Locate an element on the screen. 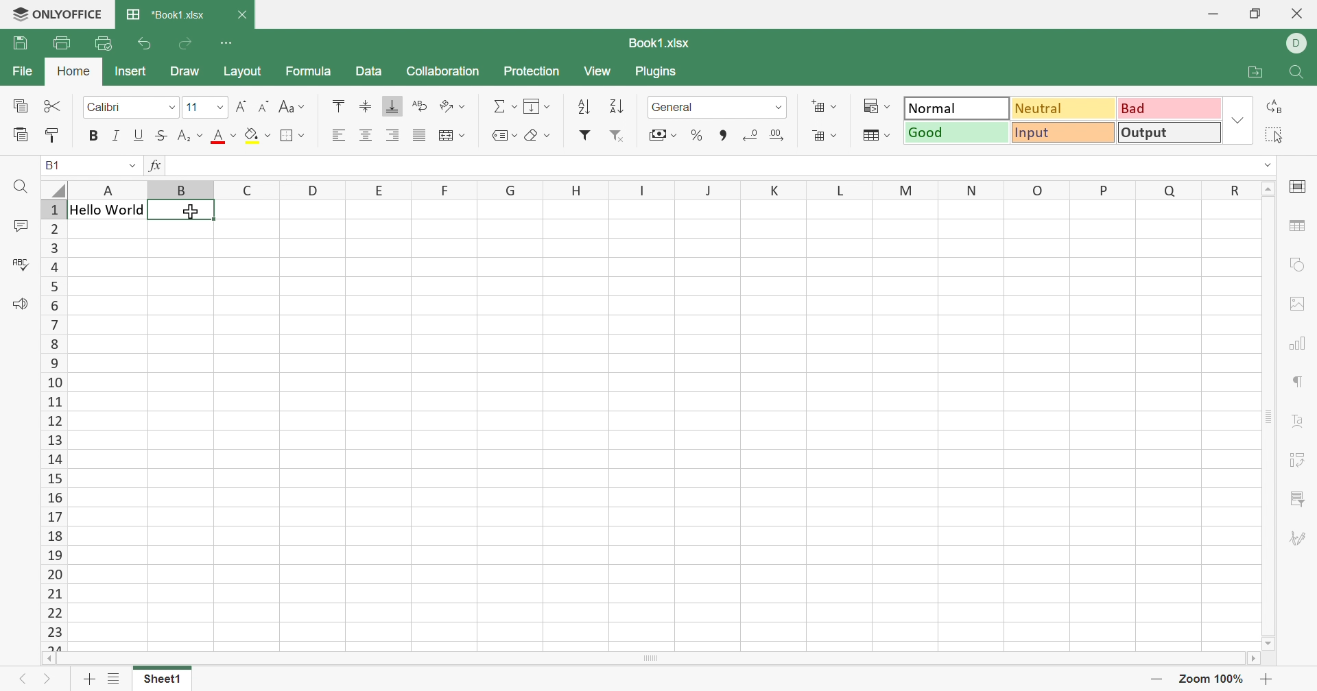  Redo is located at coordinates (185, 45).